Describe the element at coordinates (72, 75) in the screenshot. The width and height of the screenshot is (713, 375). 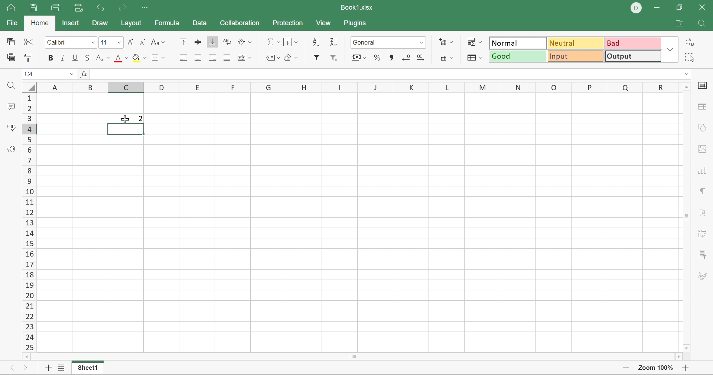
I see `Drop Down` at that location.